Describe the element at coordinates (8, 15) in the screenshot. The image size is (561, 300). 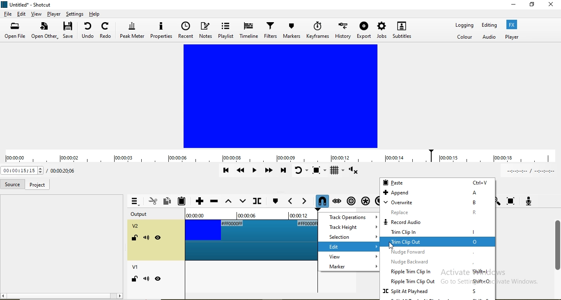
I see `file` at that location.